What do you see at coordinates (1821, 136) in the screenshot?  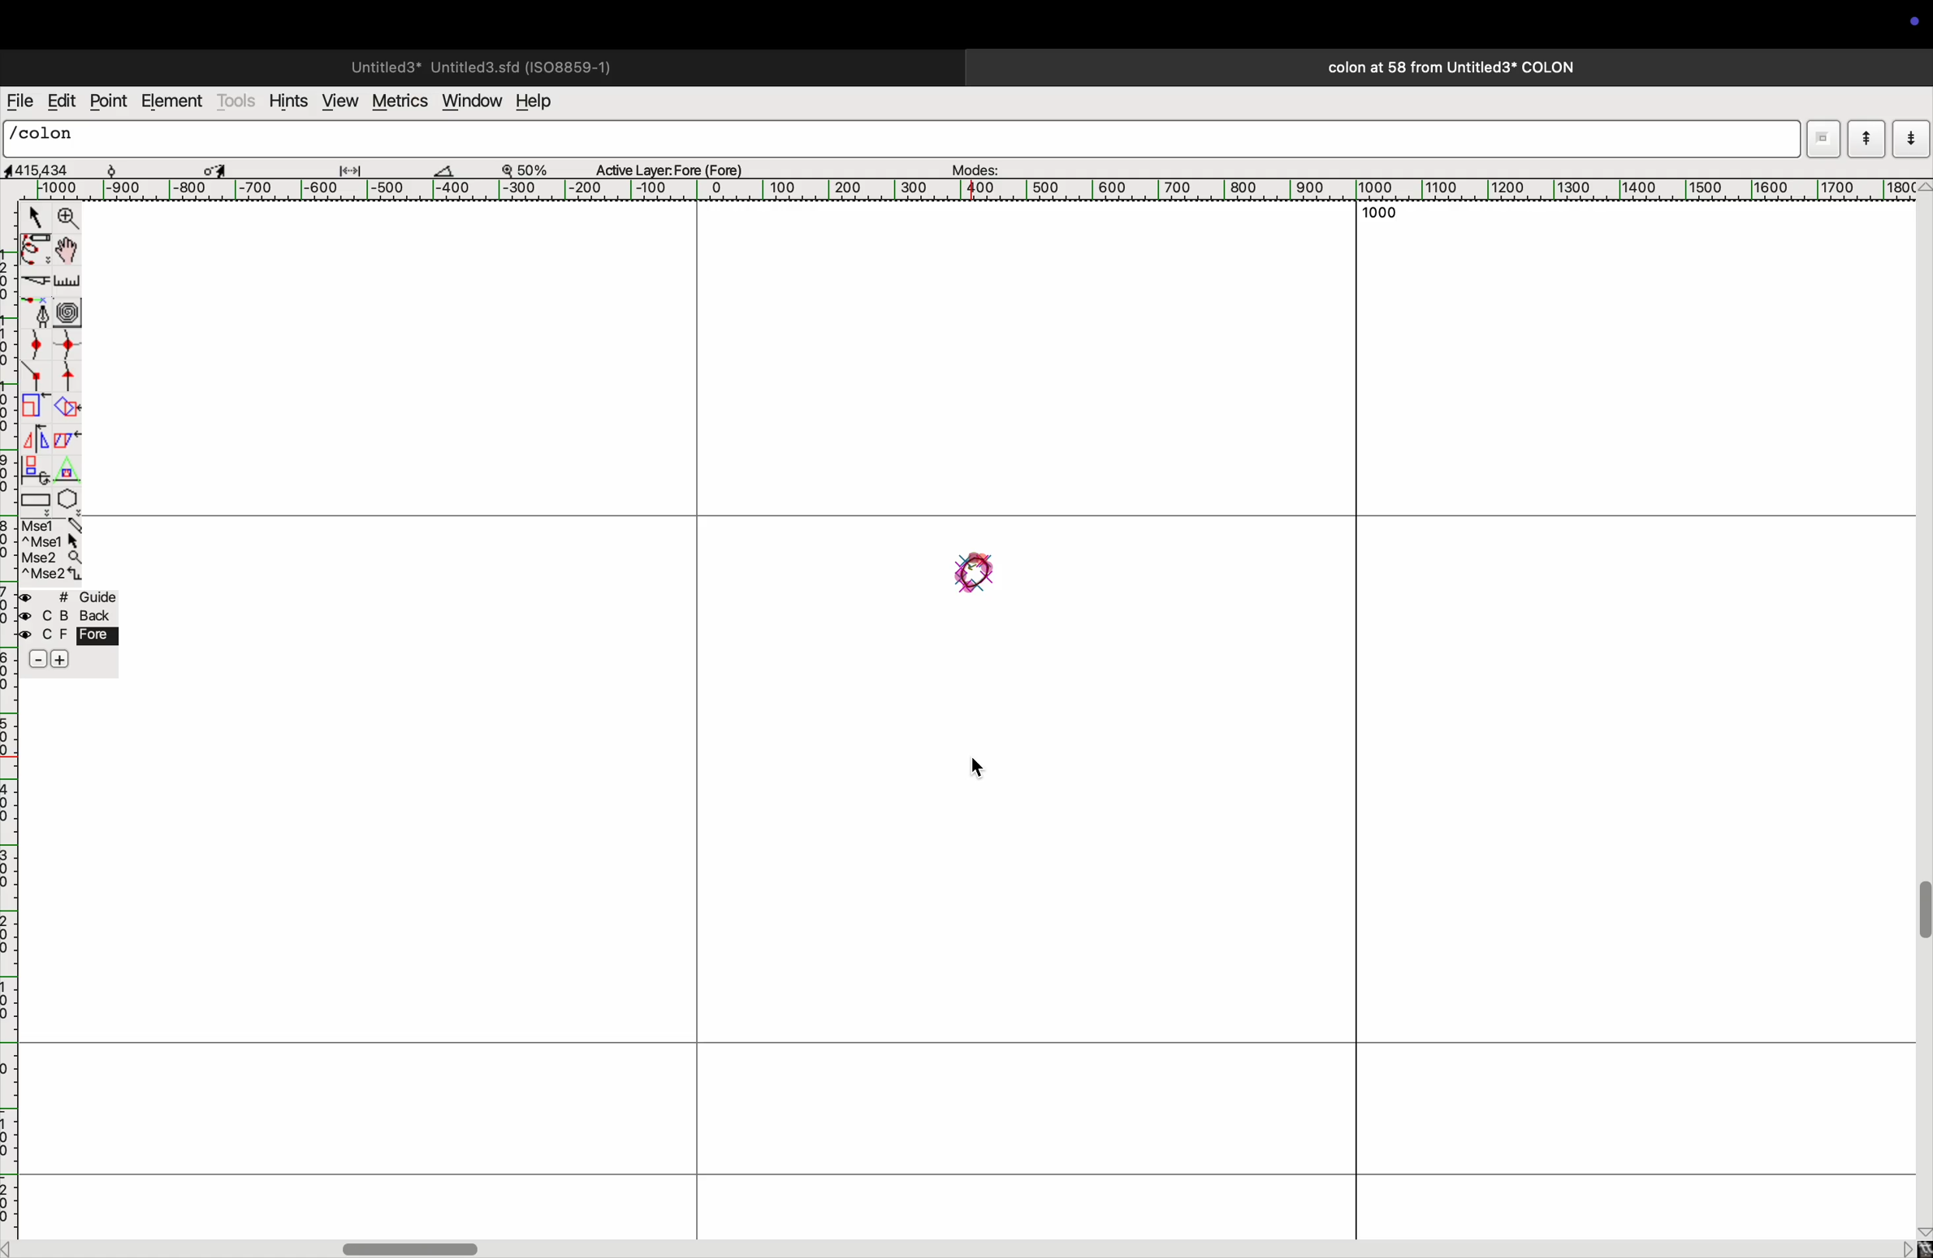 I see `Mode` at bounding box center [1821, 136].